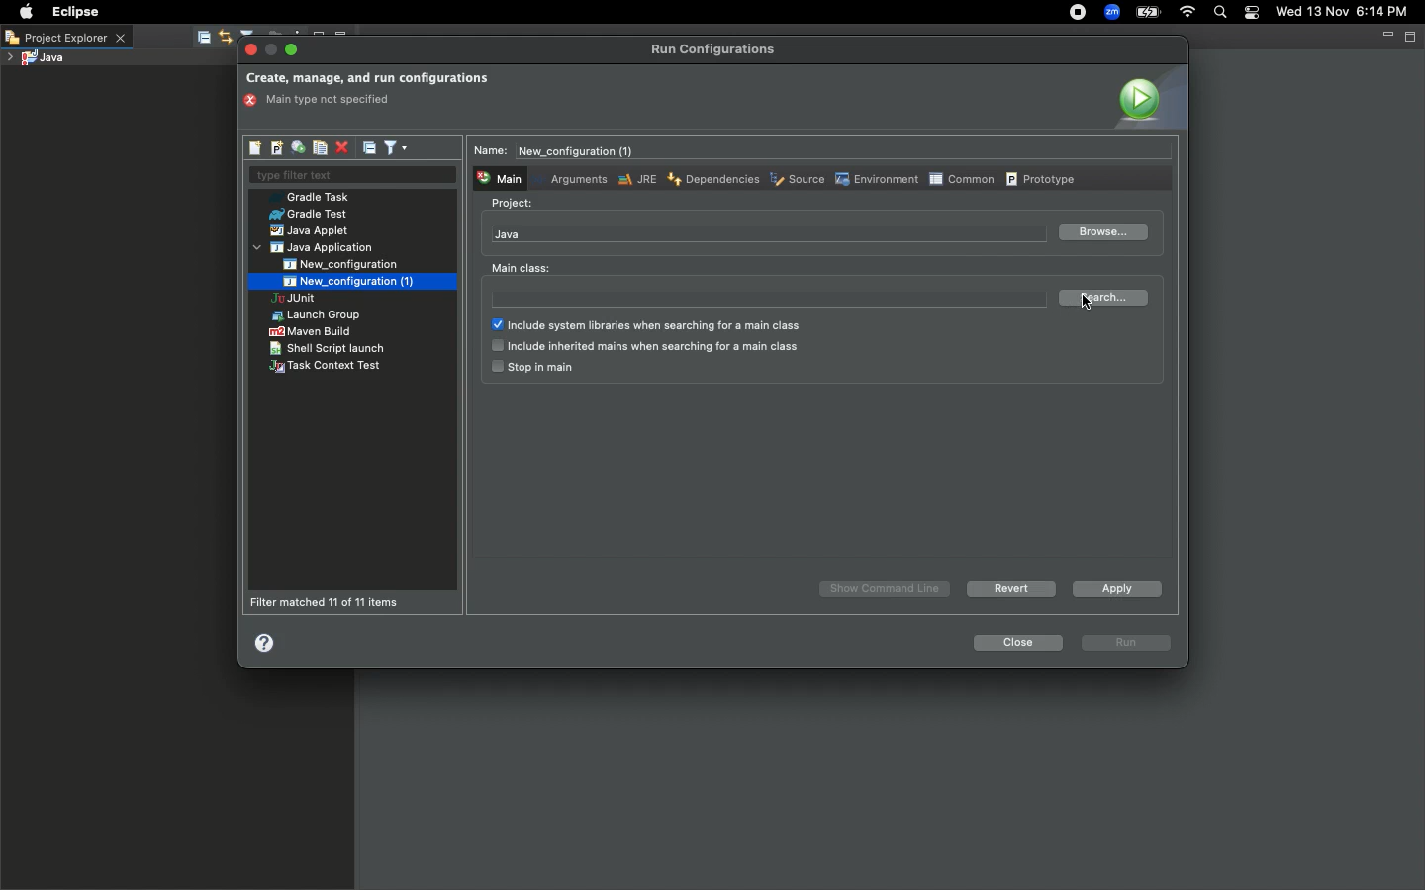 The image size is (1425, 890). What do you see at coordinates (252, 50) in the screenshot?
I see `Close` at bounding box center [252, 50].